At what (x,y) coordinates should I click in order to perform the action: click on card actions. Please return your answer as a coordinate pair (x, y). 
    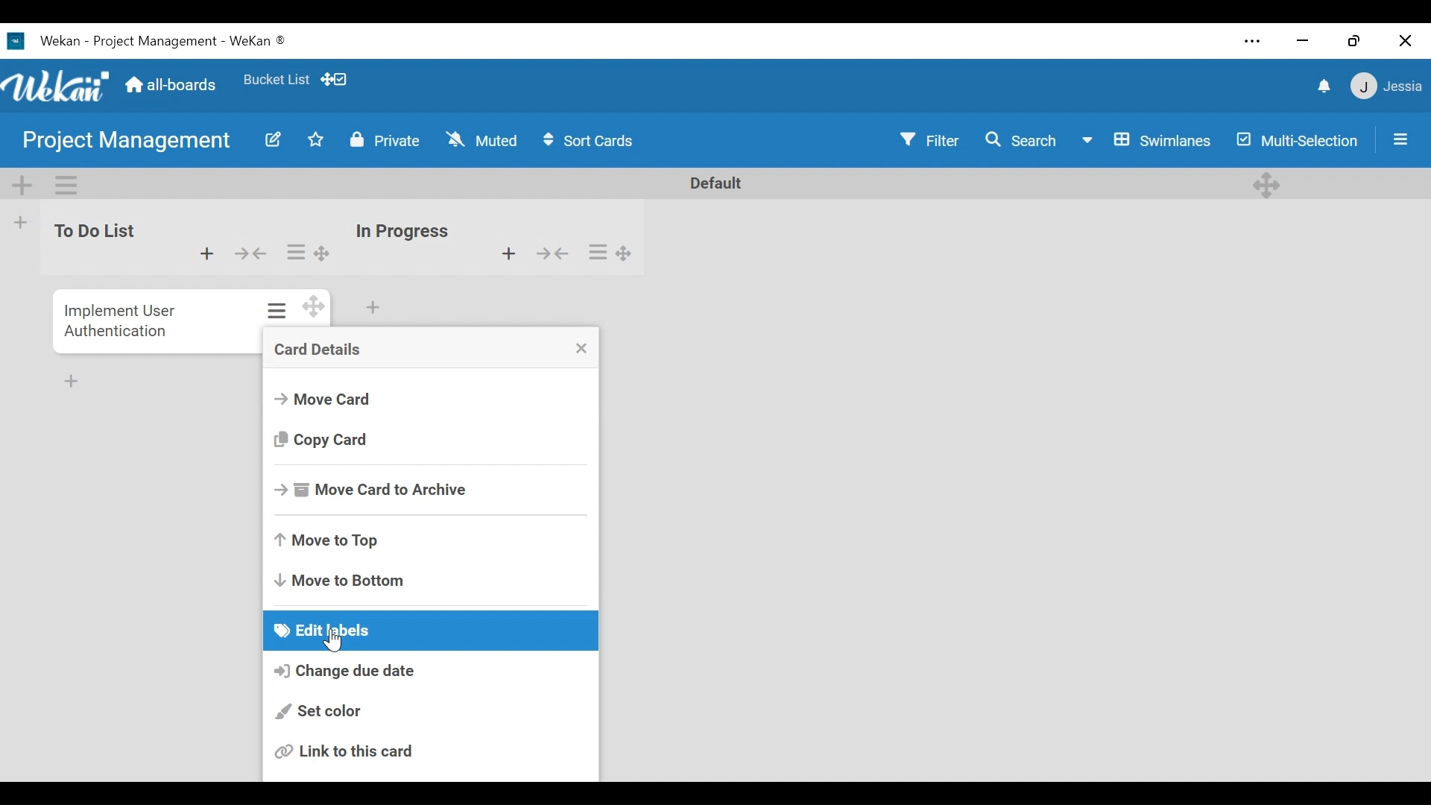
    Looking at the image, I should click on (277, 309).